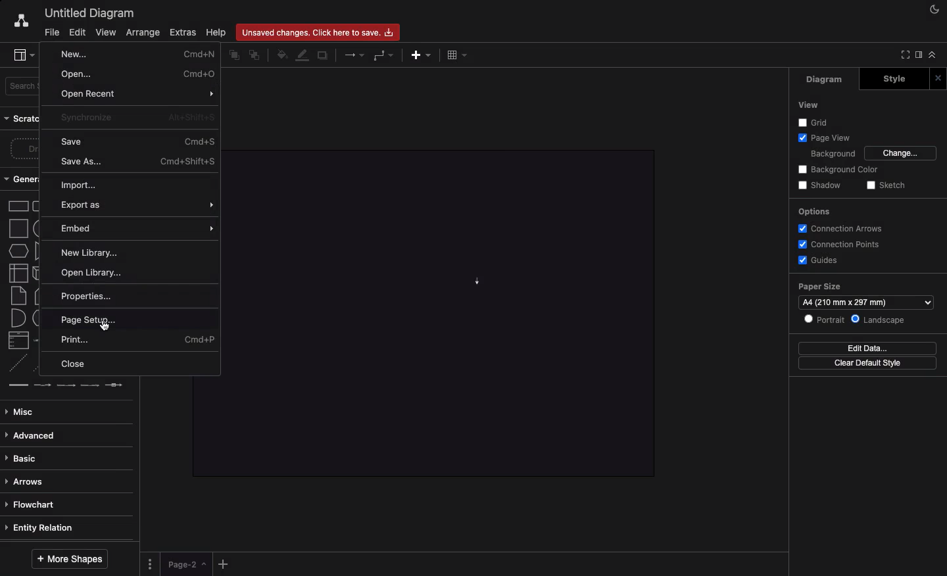 This screenshot has width=947, height=576. I want to click on Arrow, so click(473, 279).